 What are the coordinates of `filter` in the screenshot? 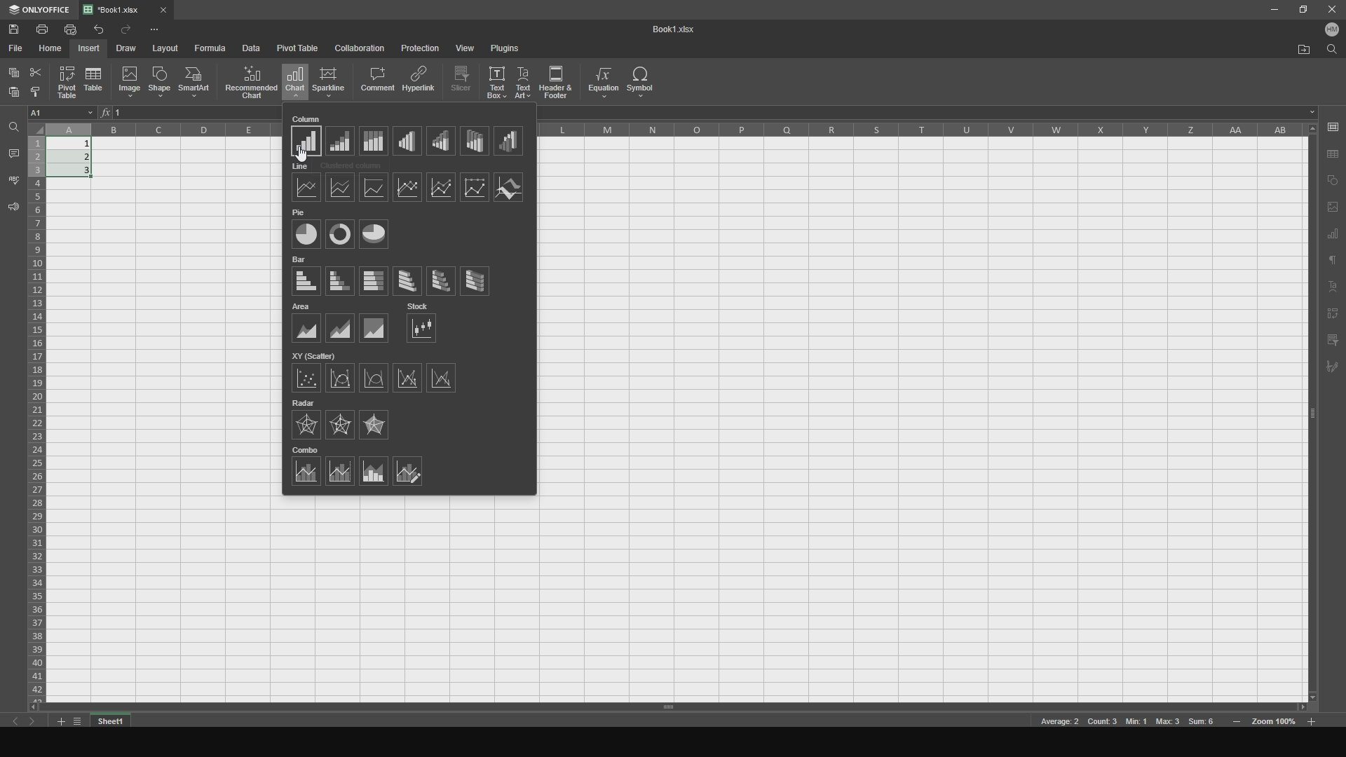 It's located at (1333, 339).